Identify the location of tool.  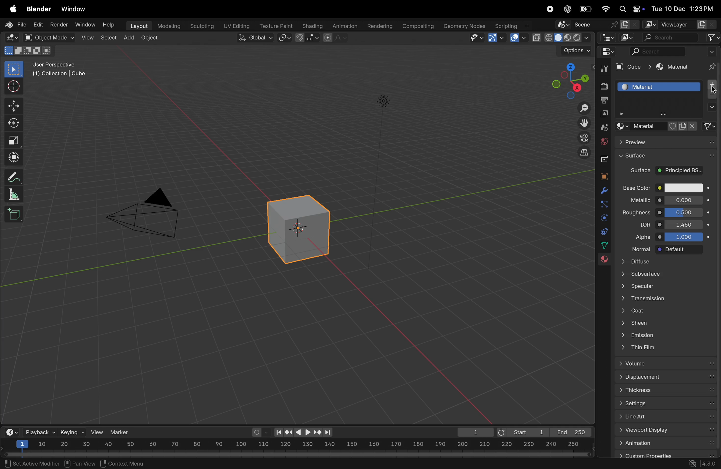
(602, 70).